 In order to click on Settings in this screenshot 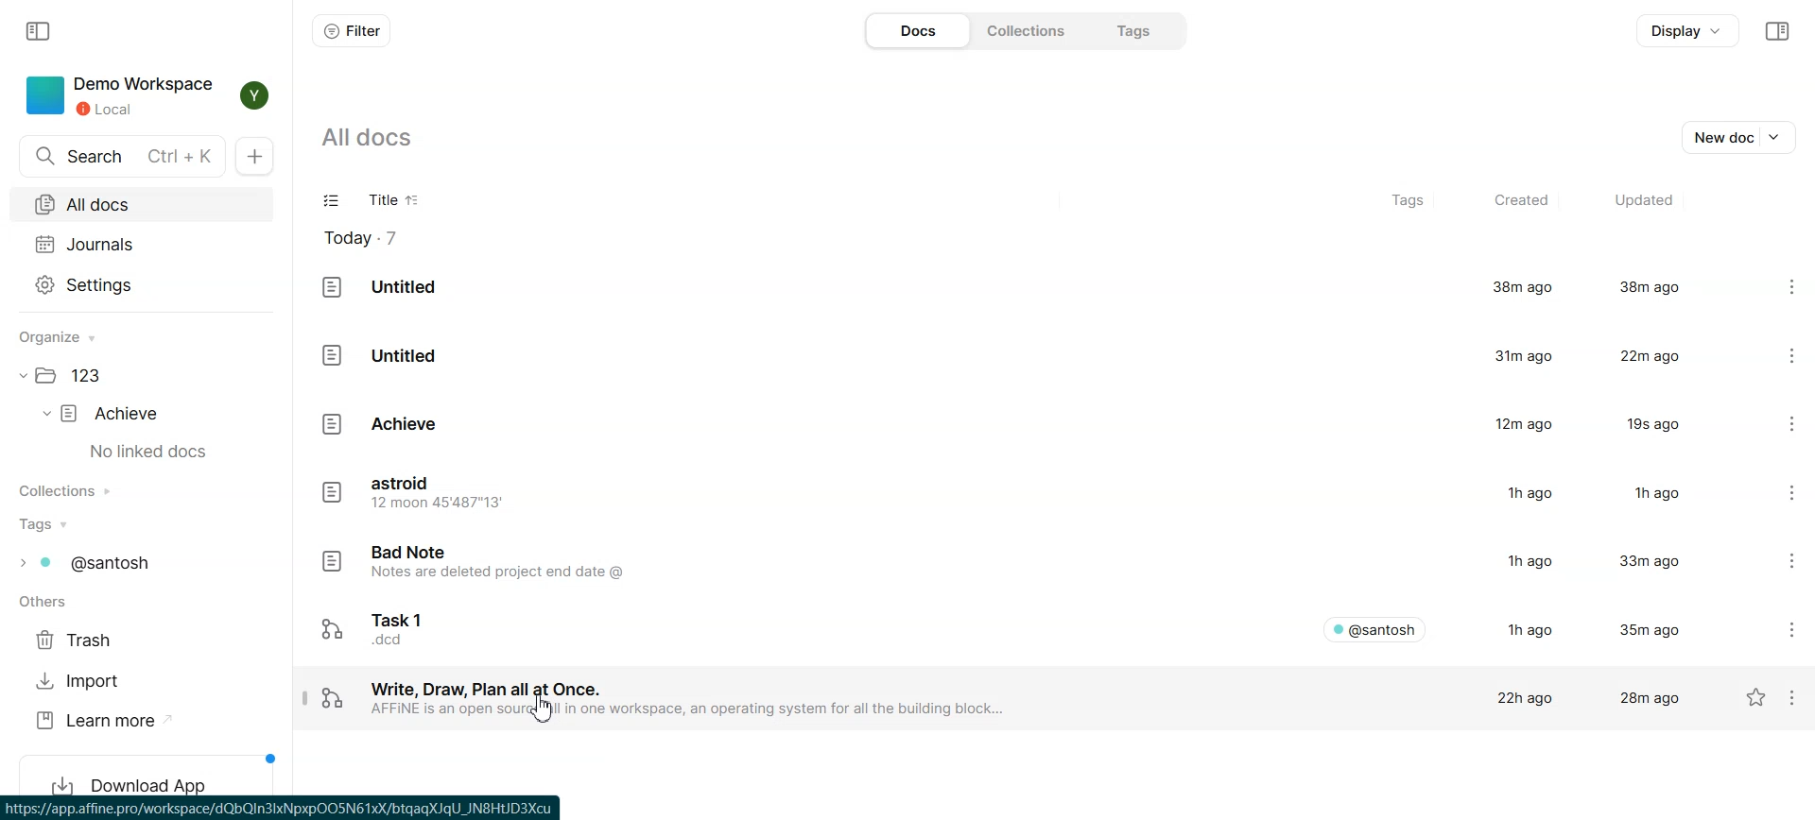, I will do `click(1779, 564)`.